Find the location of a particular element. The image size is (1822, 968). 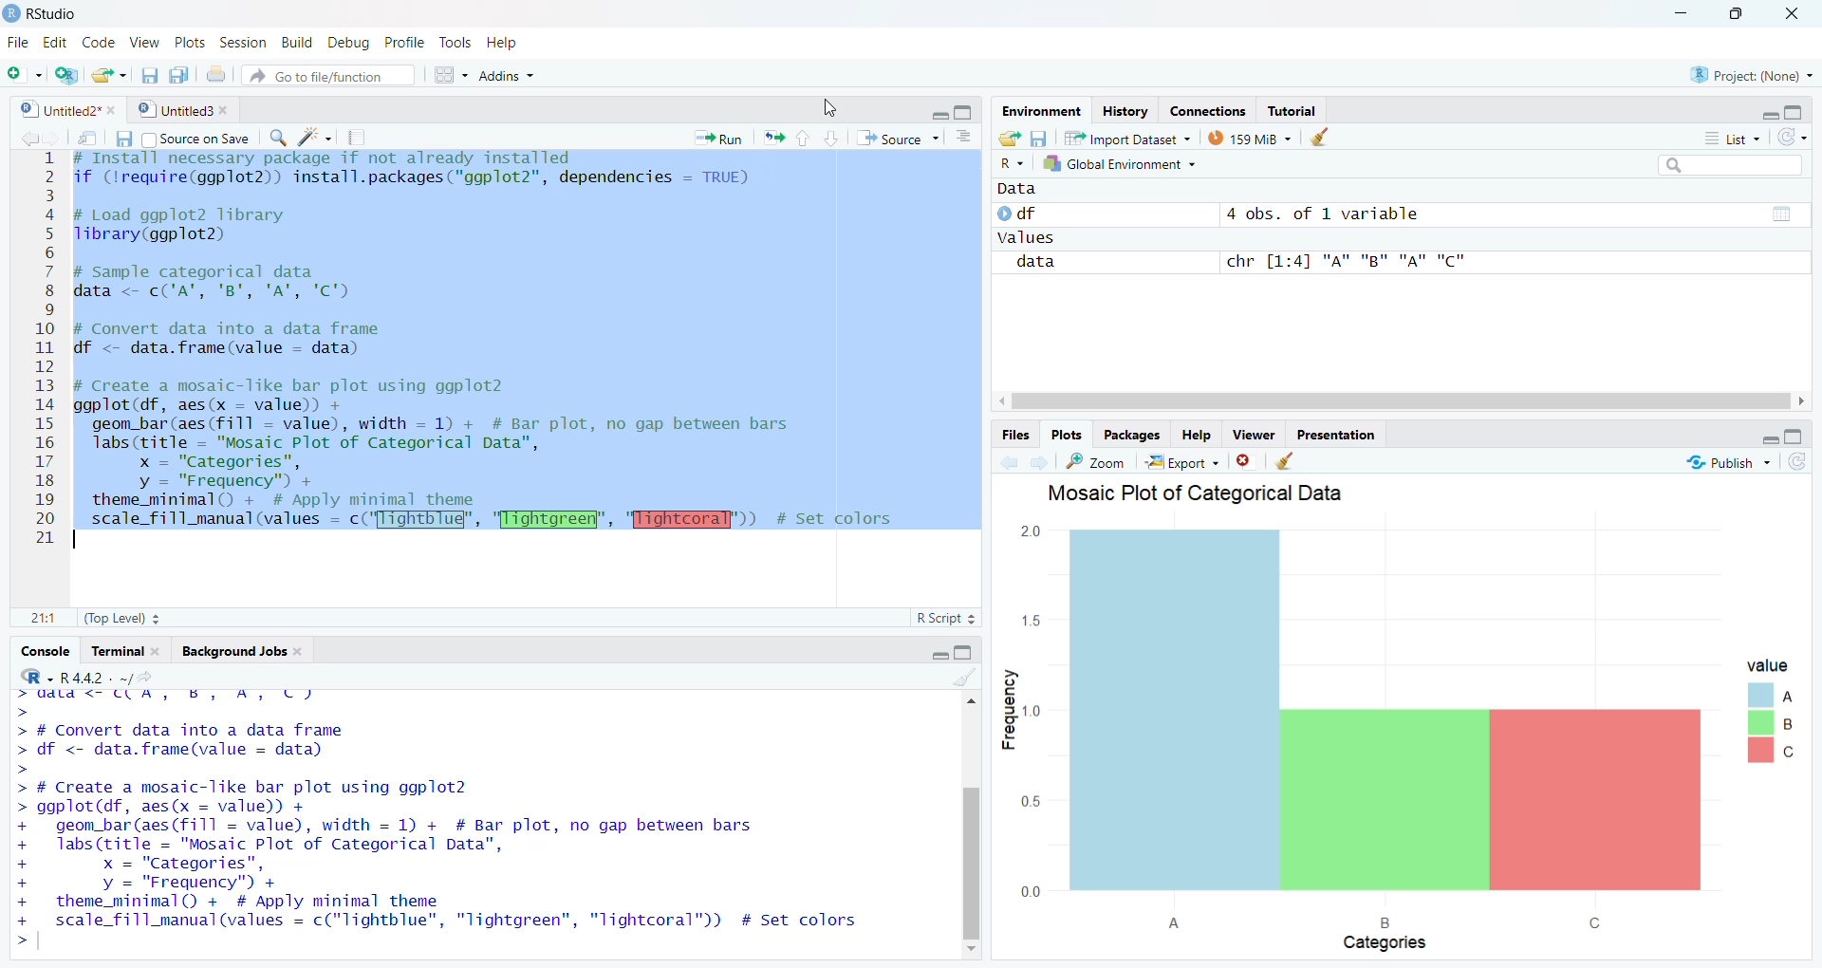

Terminal is located at coordinates (125, 651).